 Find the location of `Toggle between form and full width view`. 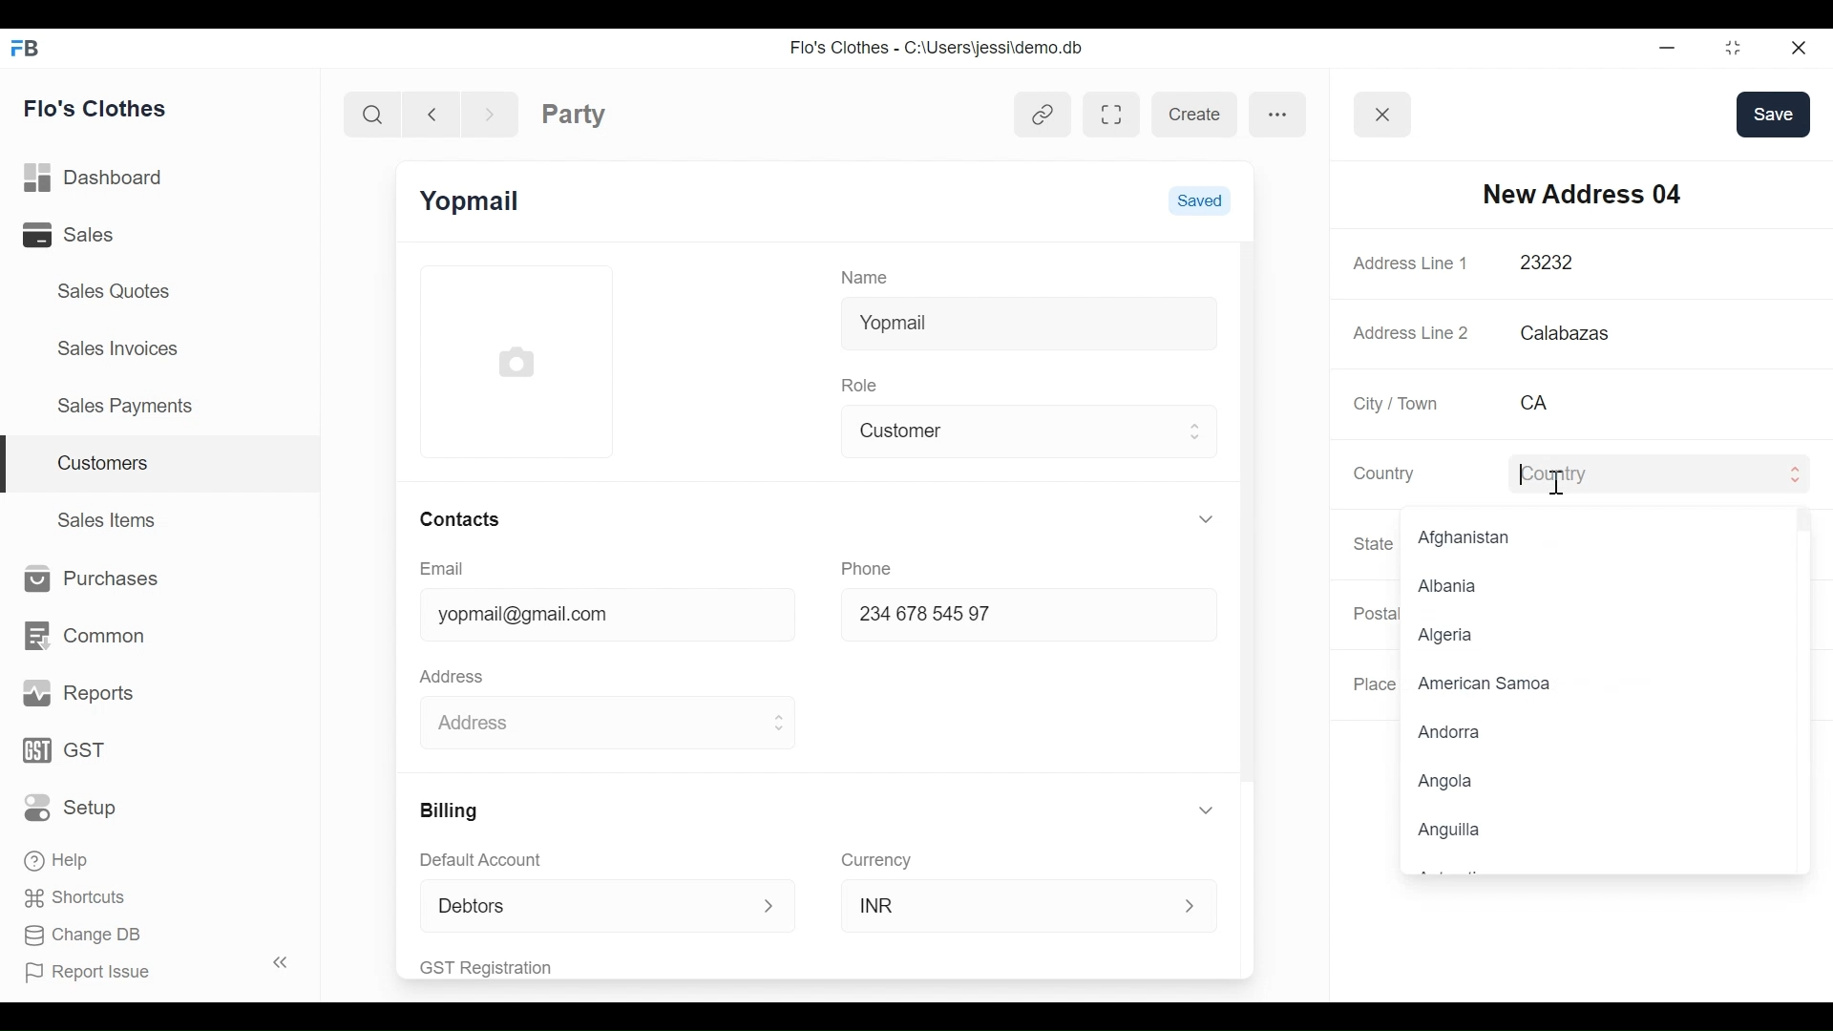

Toggle between form and full width view is located at coordinates (1112, 115).